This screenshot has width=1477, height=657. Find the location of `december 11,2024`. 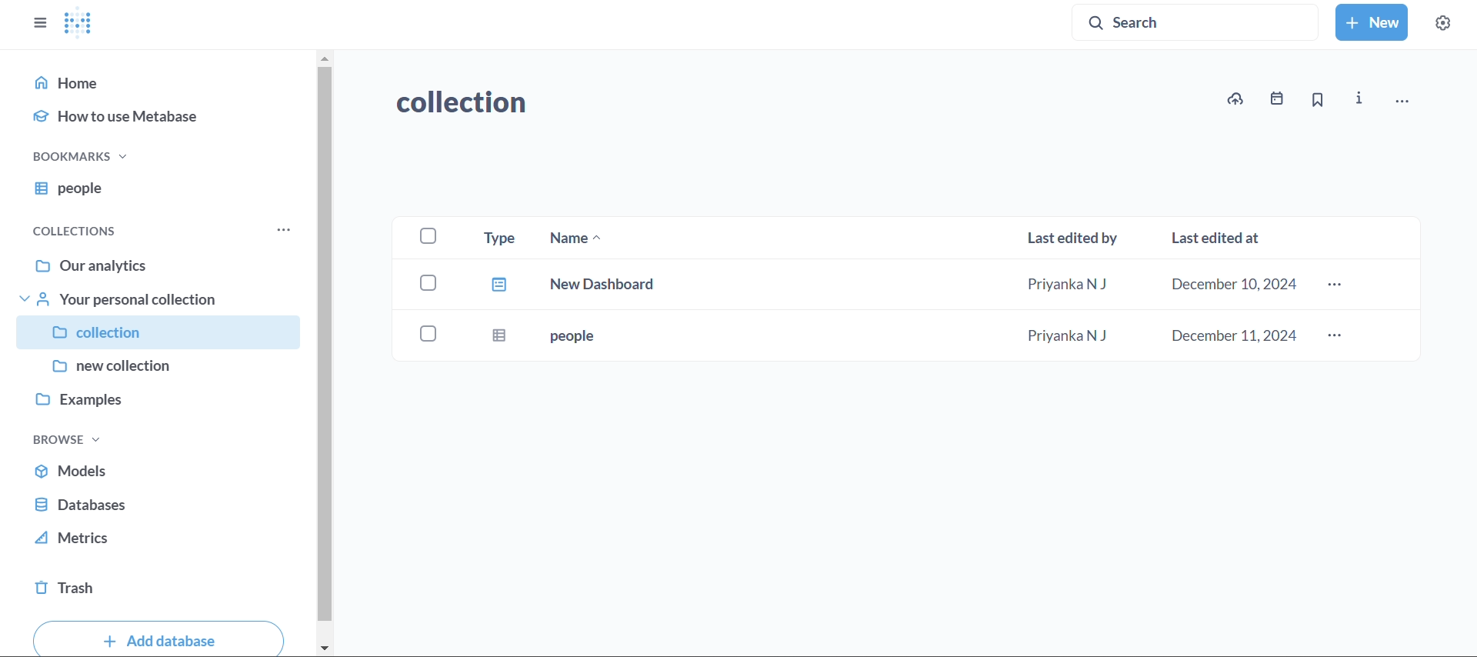

december 11,2024 is located at coordinates (1230, 335).